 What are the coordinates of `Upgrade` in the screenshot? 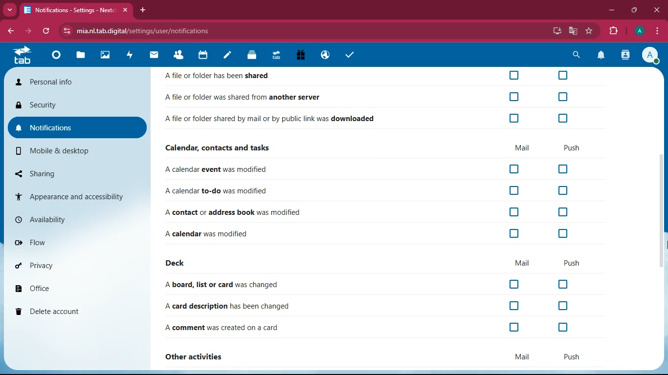 It's located at (277, 56).